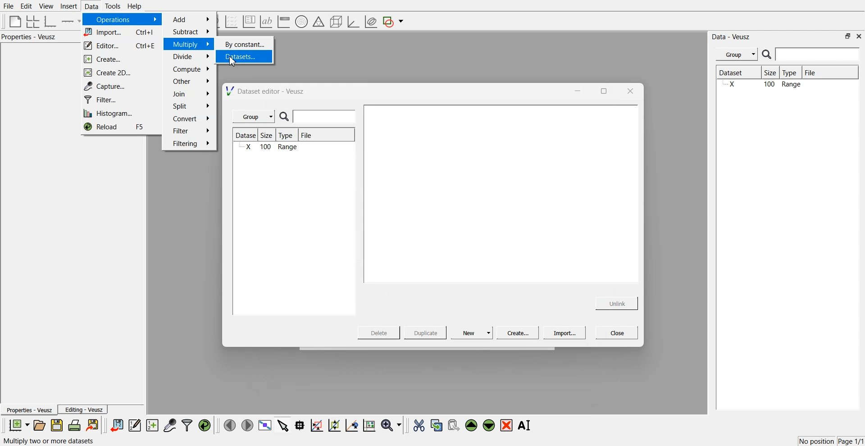  I want to click on paste the selected widgets, so click(453, 425).